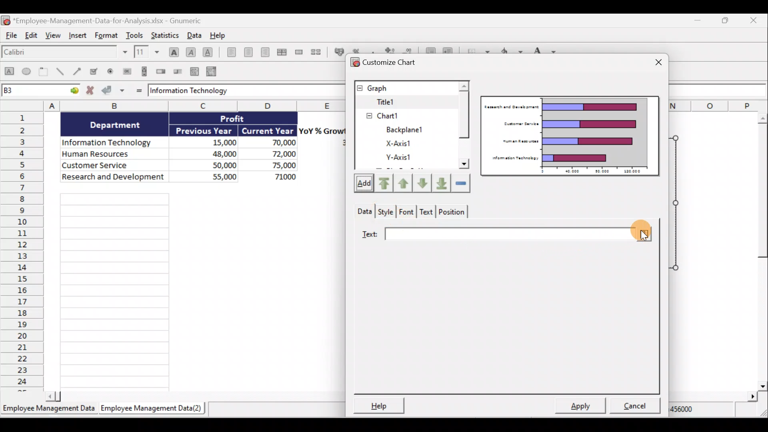  Describe the element at coordinates (282, 51) in the screenshot. I see `Centre horizontally across the selection` at that location.